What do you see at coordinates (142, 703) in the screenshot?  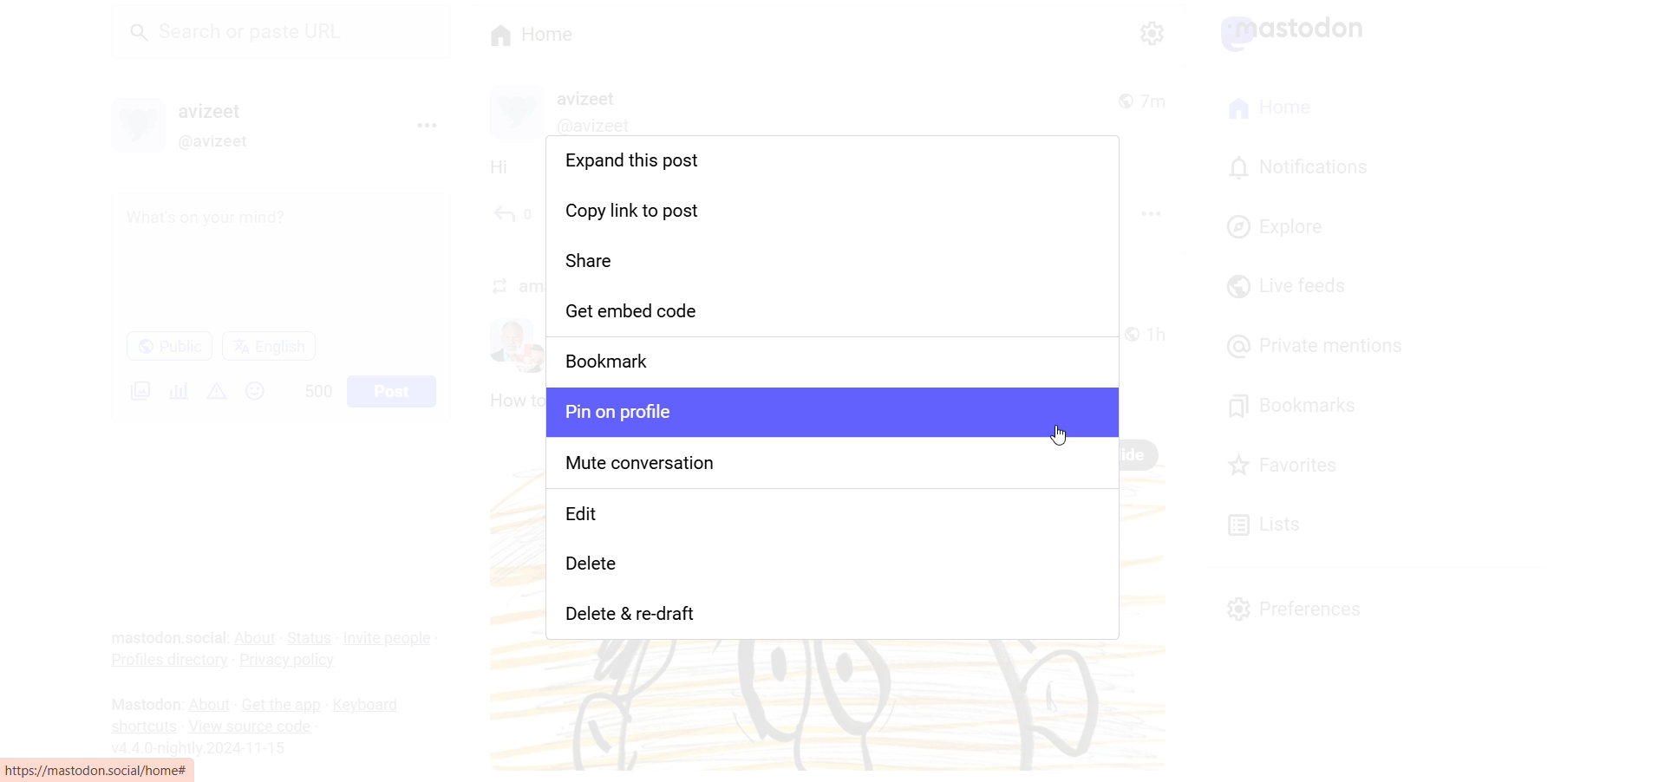 I see `Text` at bounding box center [142, 703].